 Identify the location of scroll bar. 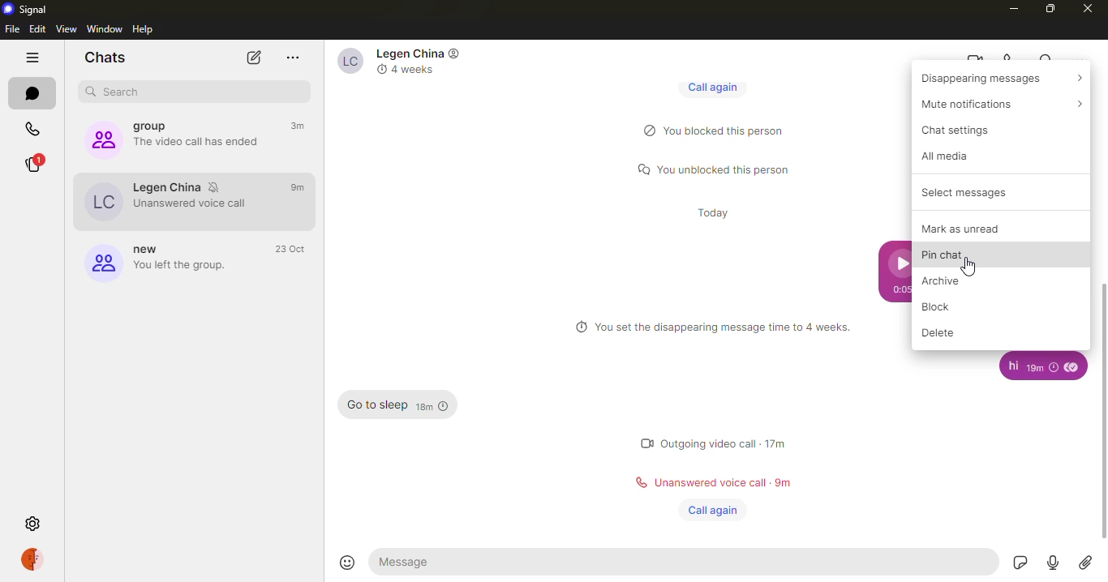
(1102, 416).